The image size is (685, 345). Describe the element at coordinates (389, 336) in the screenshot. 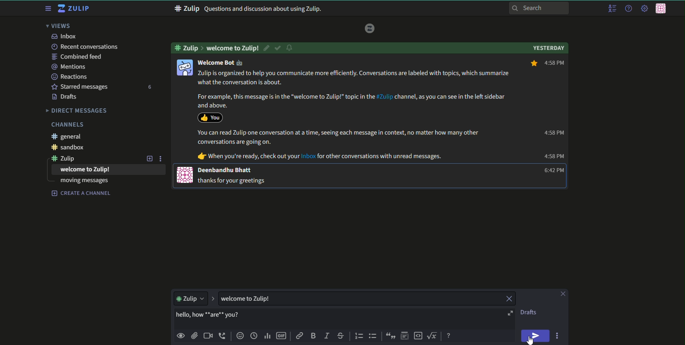

I see `quote` at that location.